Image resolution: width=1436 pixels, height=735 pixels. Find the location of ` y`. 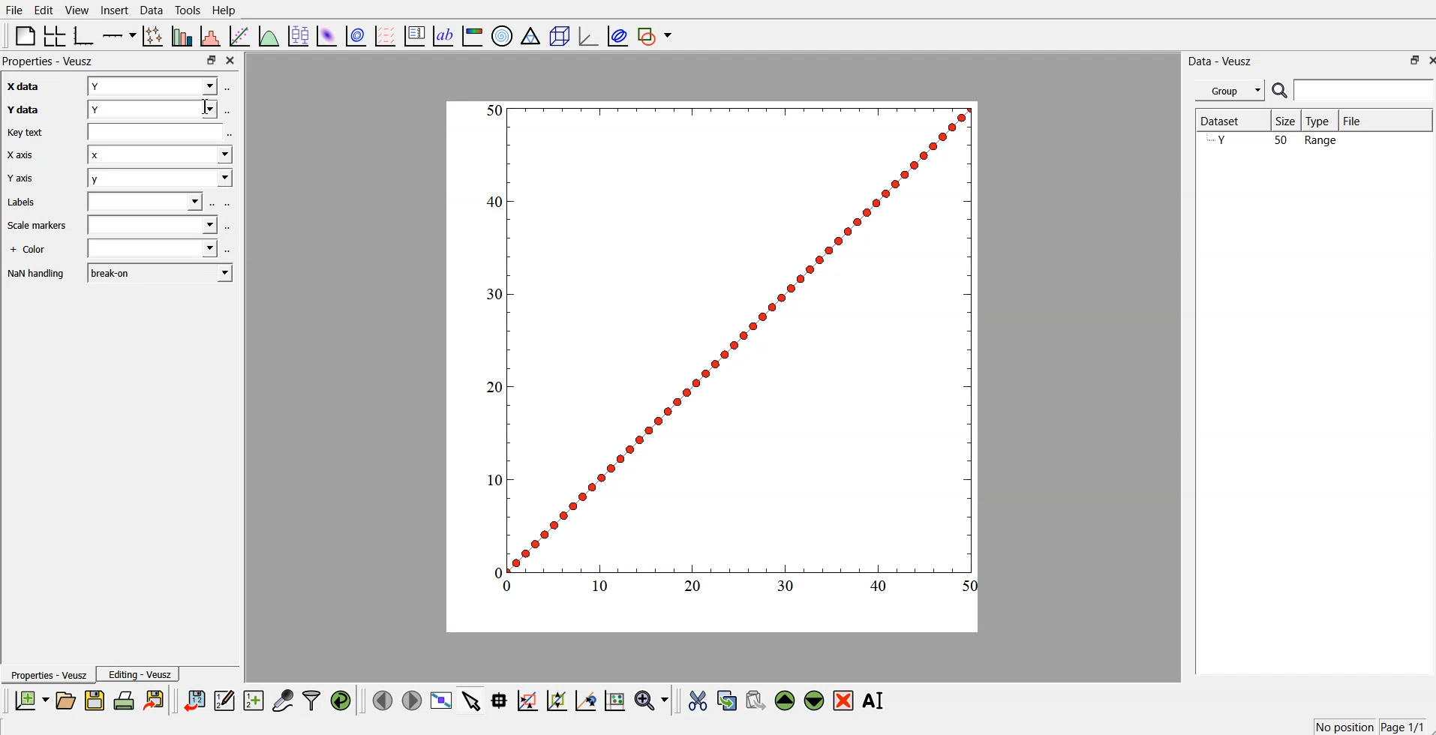

 y is located at coordinates (161, 180).